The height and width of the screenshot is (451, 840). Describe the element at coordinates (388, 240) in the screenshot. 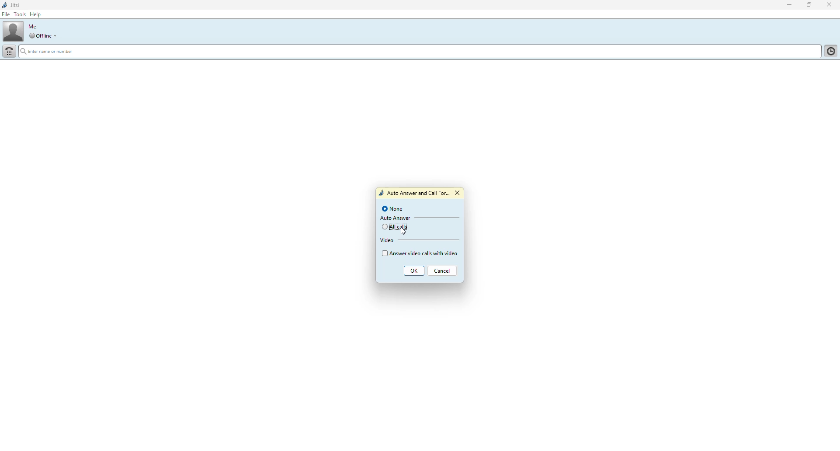

I see `video` at that location.